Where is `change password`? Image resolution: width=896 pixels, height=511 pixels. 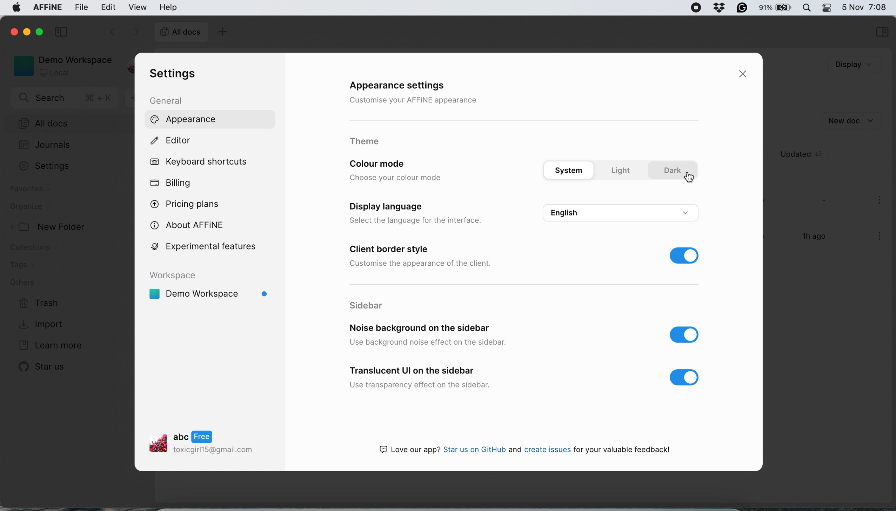 change password is located at coordinates (662, 279).